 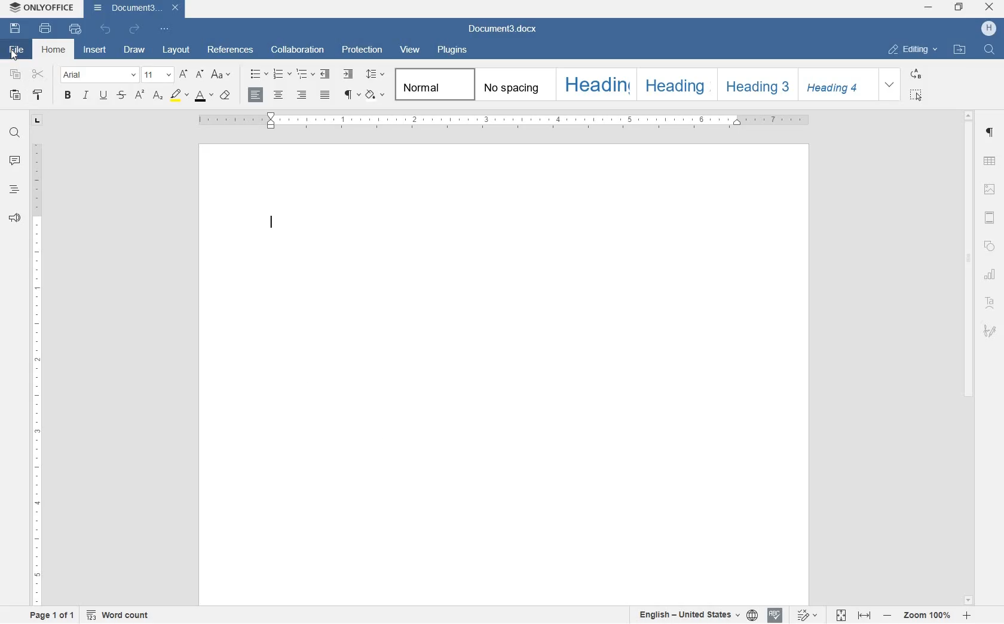 I want to click on paste, so click(x=16, y=95).